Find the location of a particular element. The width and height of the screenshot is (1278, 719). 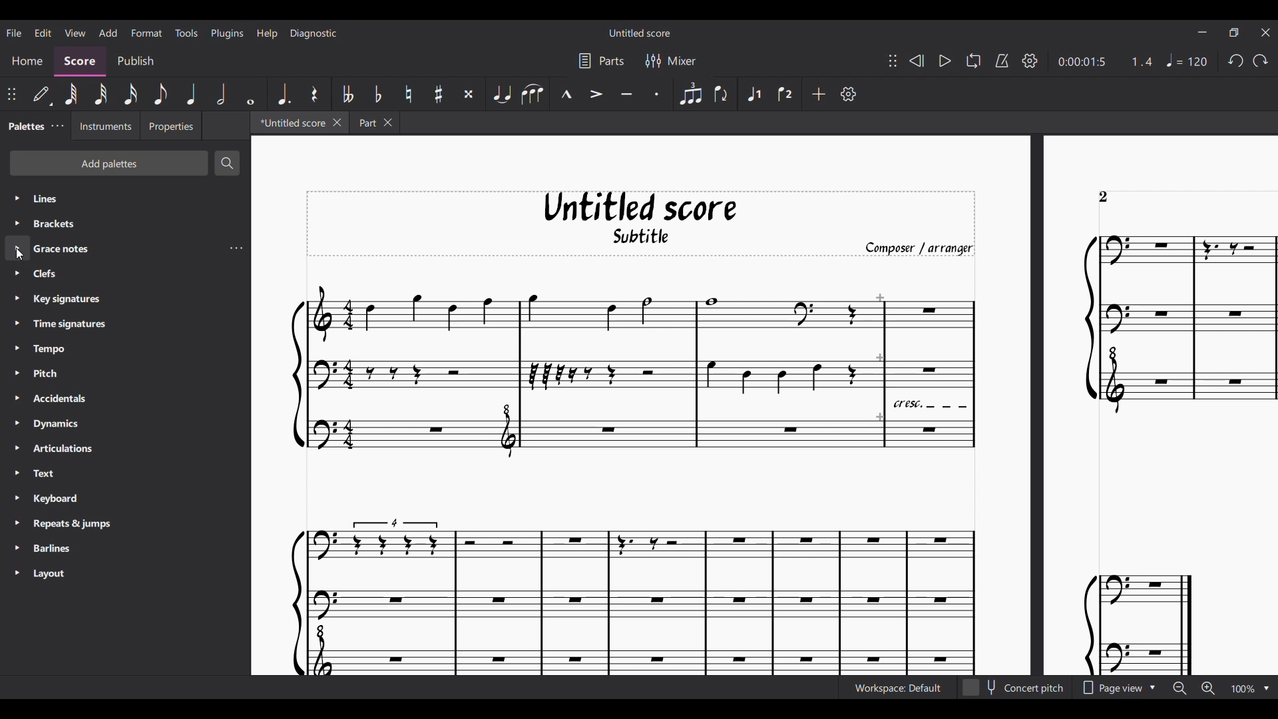

Mixer settings is located at coordinates (670, 61).